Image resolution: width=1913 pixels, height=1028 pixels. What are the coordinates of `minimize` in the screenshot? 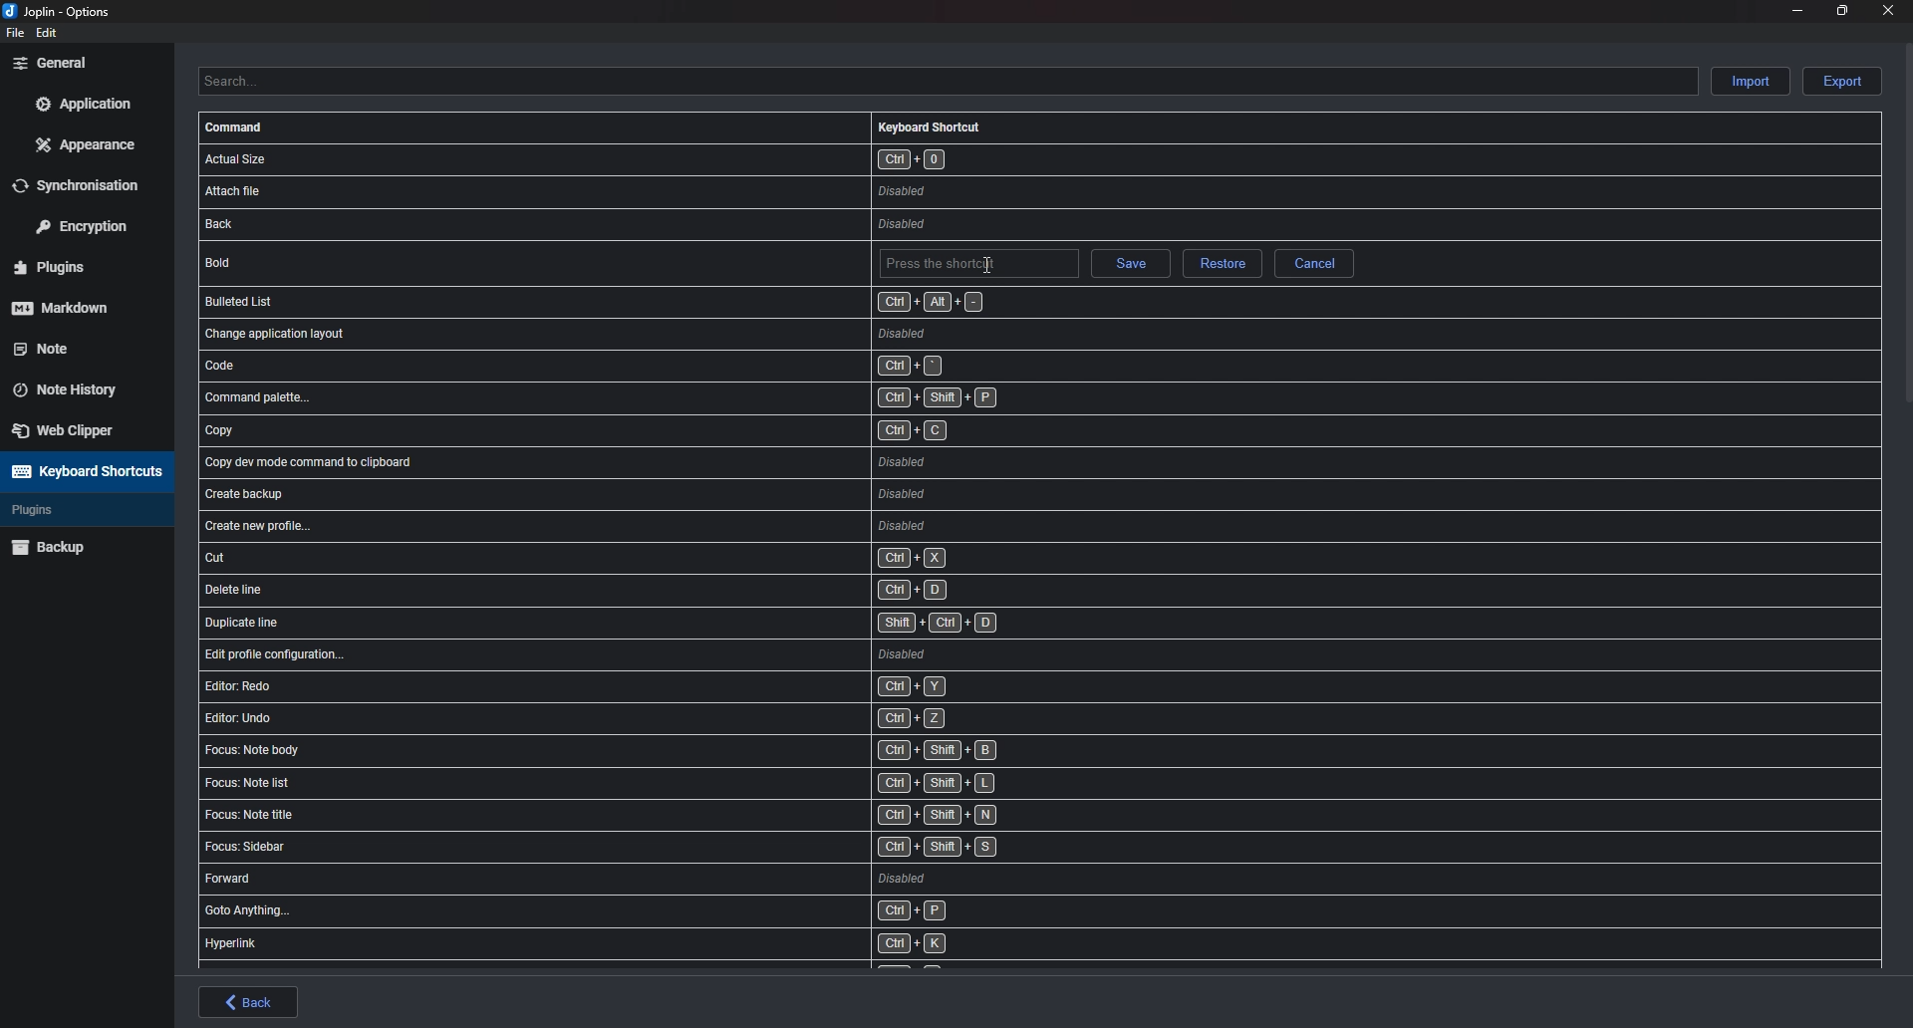 It's located at (1798, 9).